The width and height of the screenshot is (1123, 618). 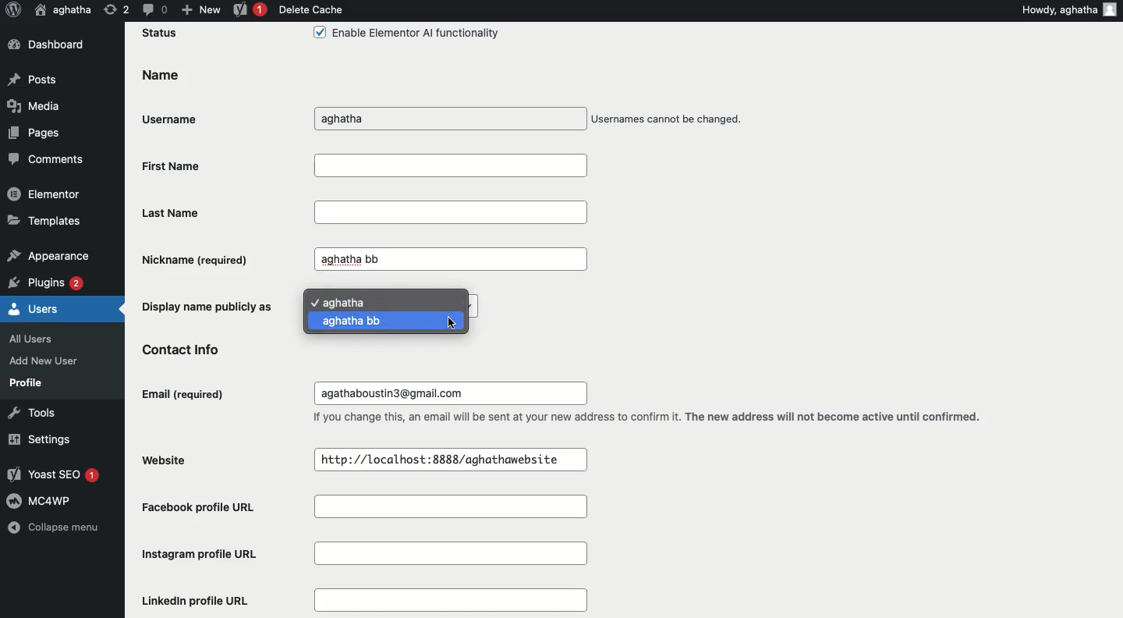 I want to click on Collapse menu, so click(x=54, y=528).